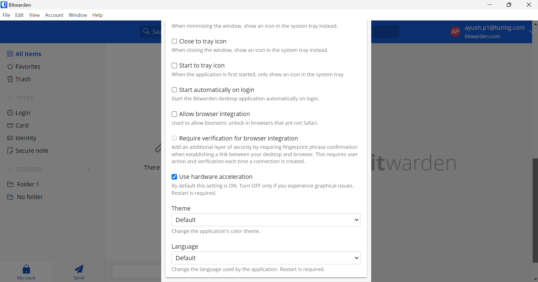 This screenshot has width=538, height=282. What do you see at coordinates (216, 177) in the screenshot?
I see `Use hardware acceleration` at bounding box center [216, 177].